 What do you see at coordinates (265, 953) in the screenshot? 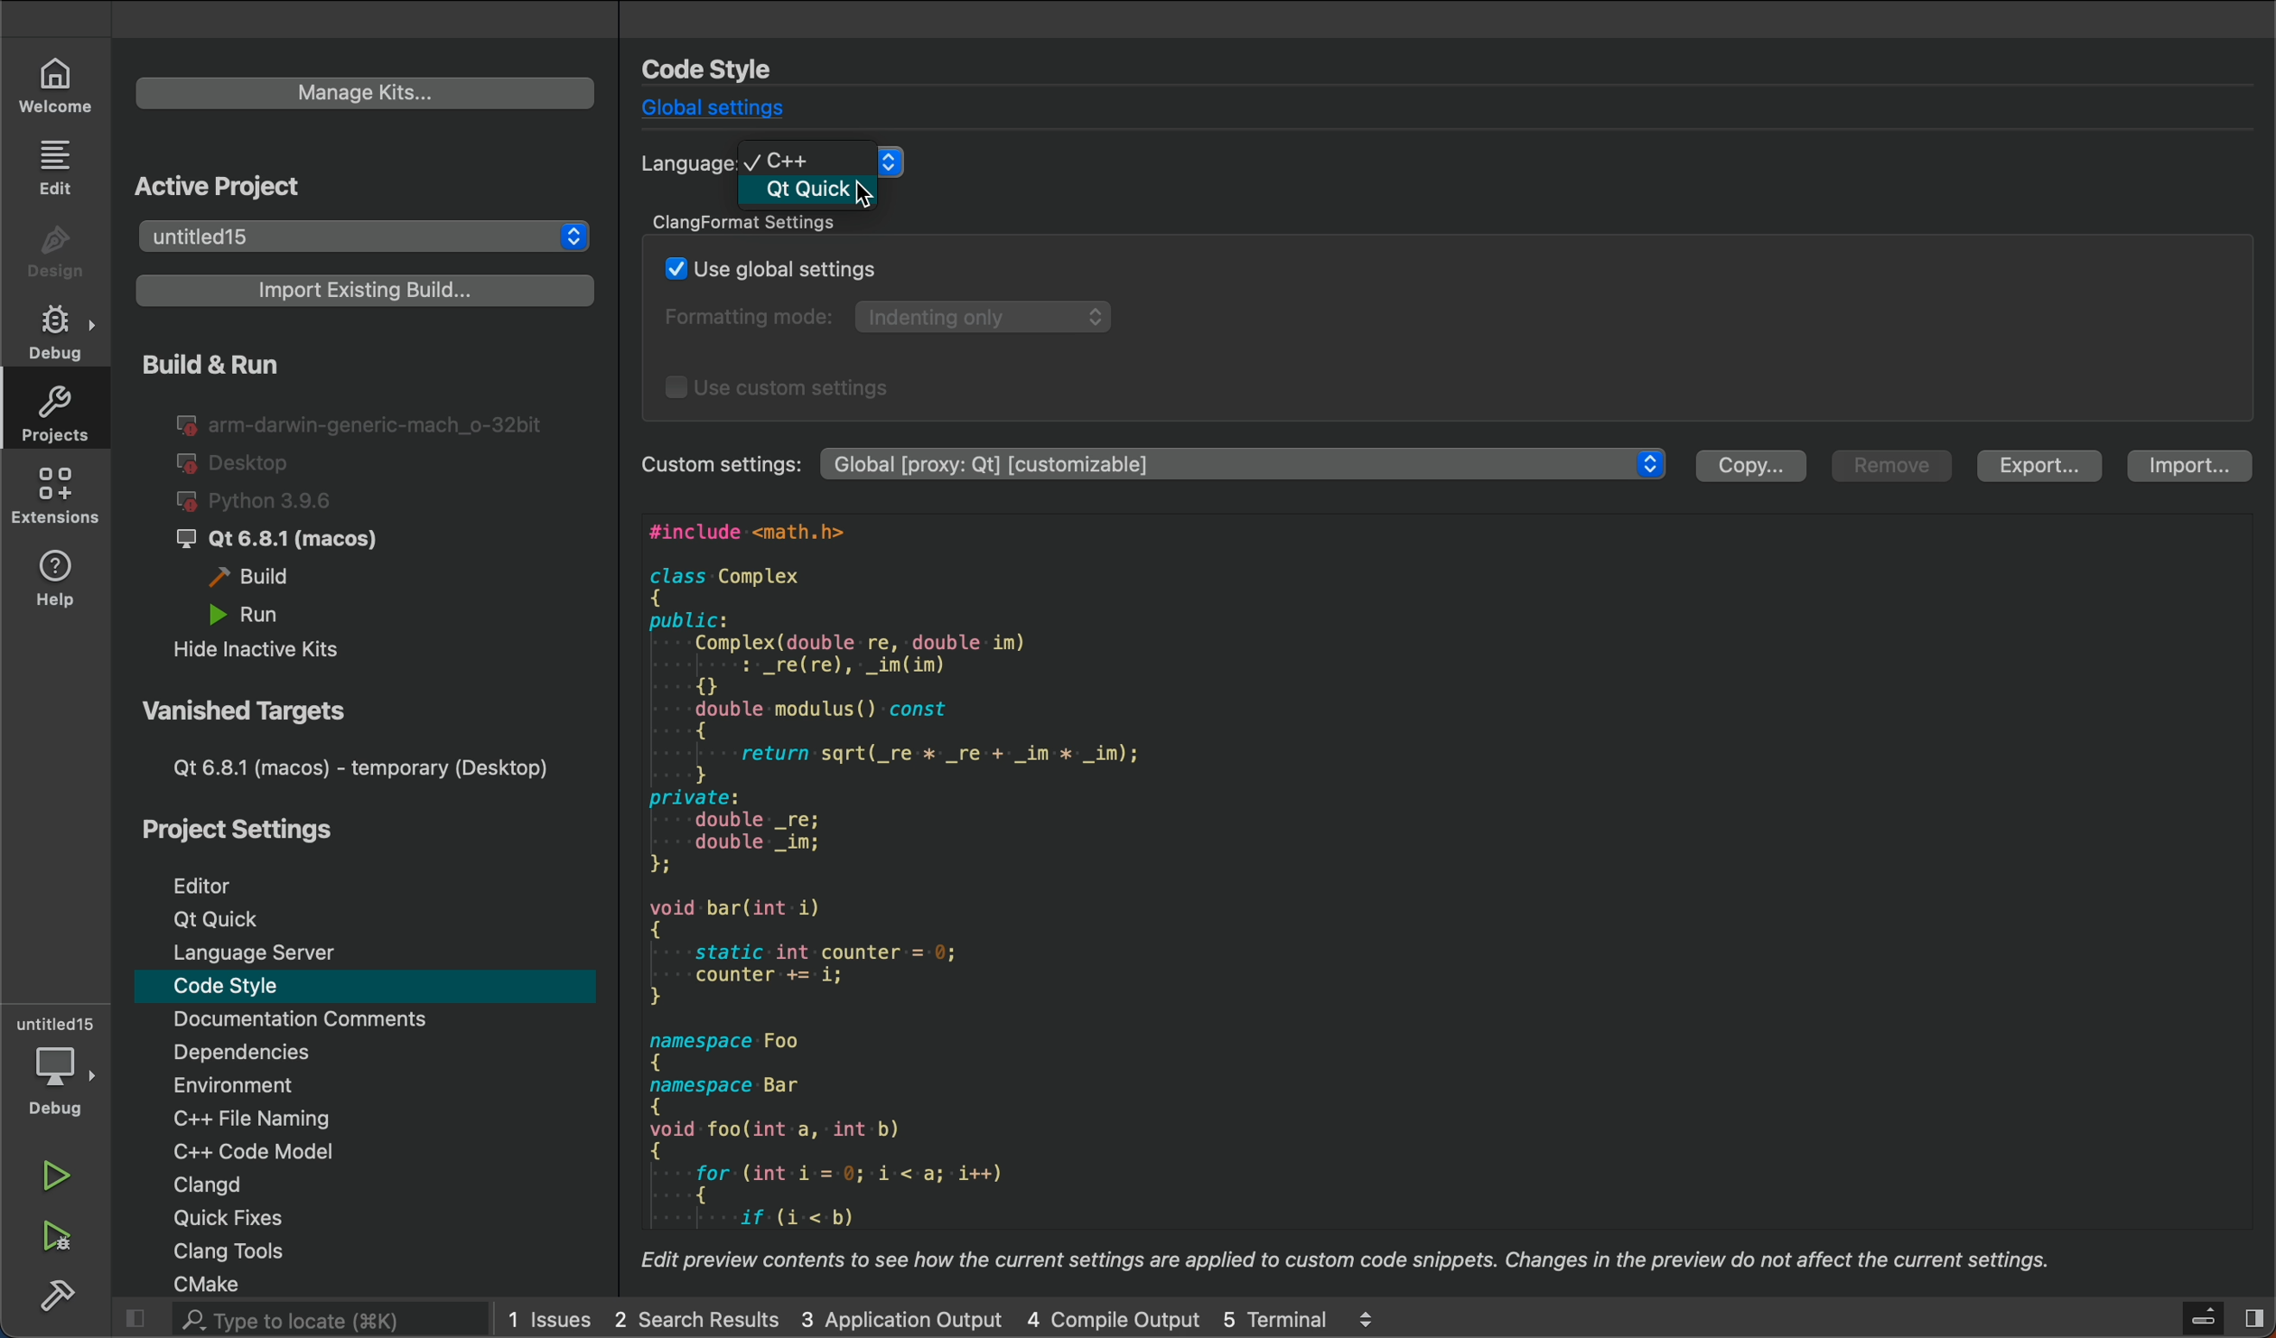
I see `language server` at bounding box center [265, 953].